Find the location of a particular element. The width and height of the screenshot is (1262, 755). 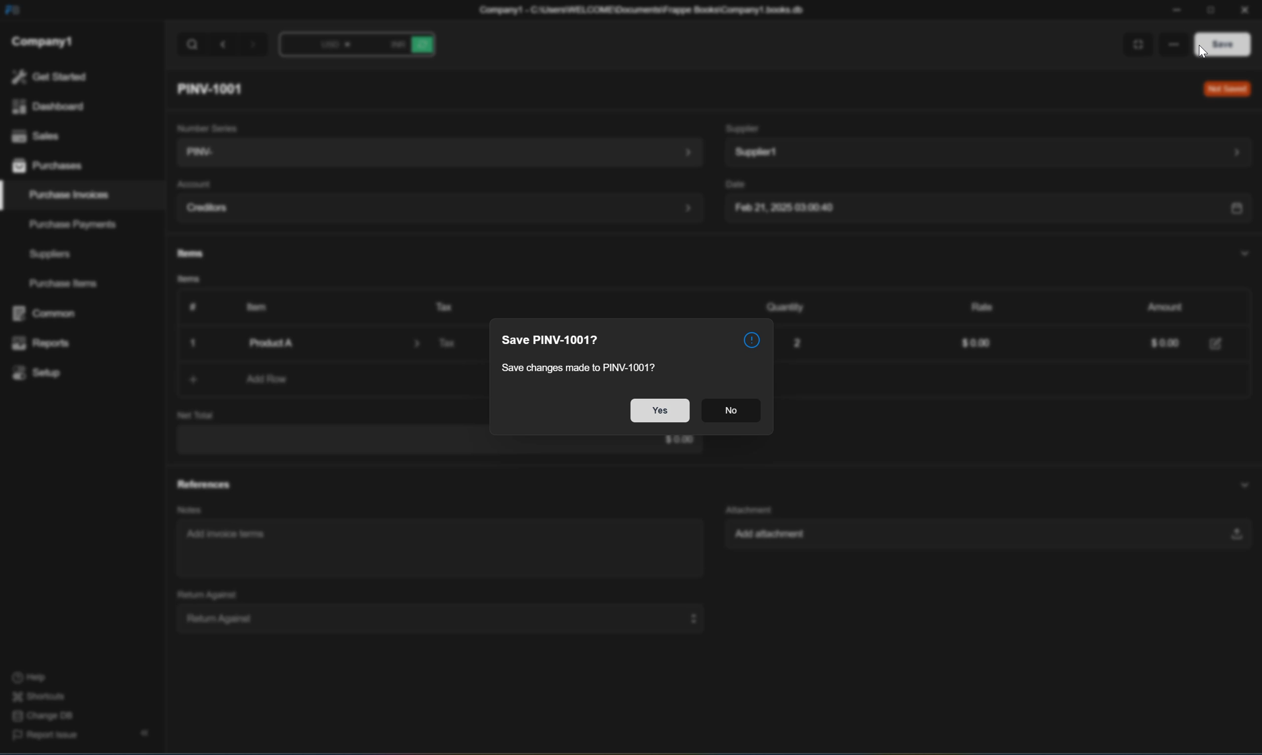

Net Total is located at coordinates (195, 415).